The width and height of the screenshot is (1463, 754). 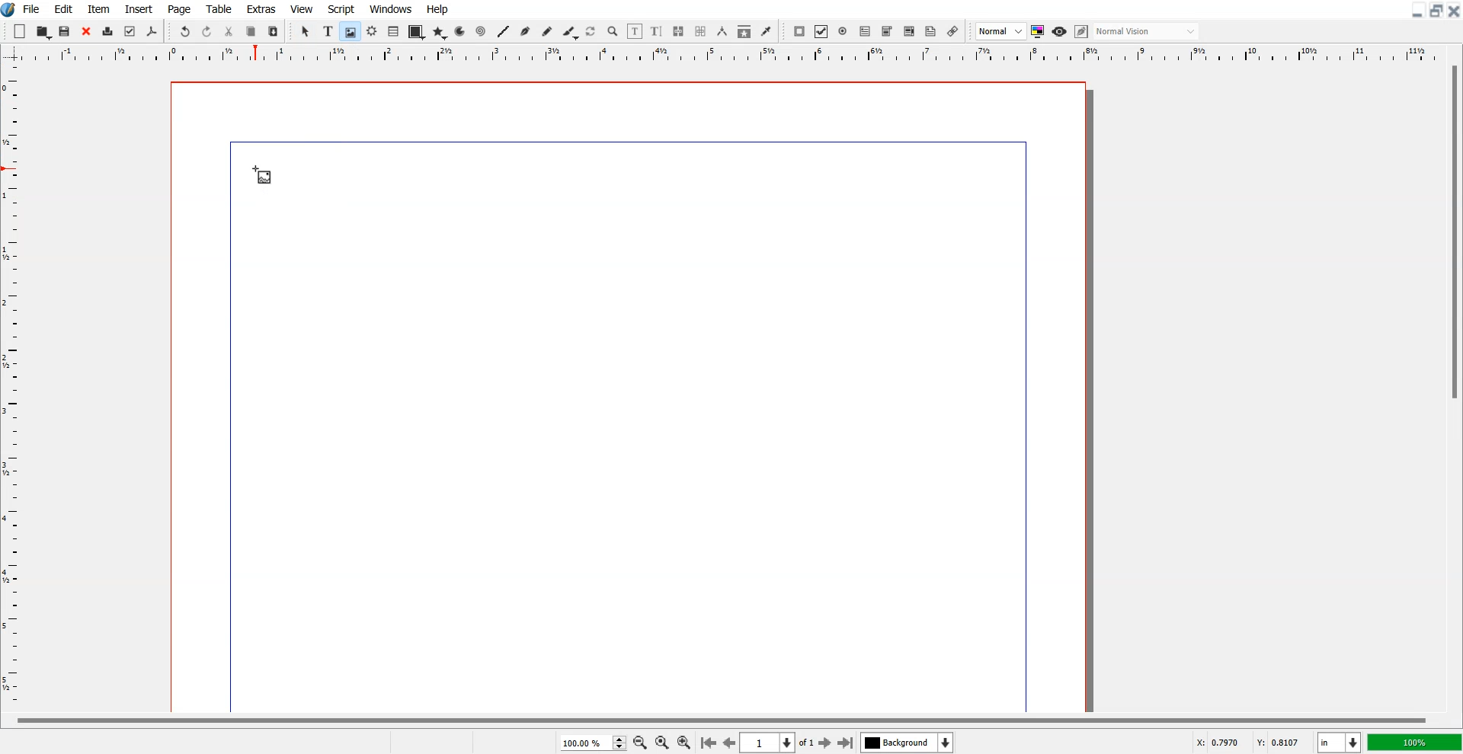 I want to click on Edit Content of Frame, so click(x=635, y=31).